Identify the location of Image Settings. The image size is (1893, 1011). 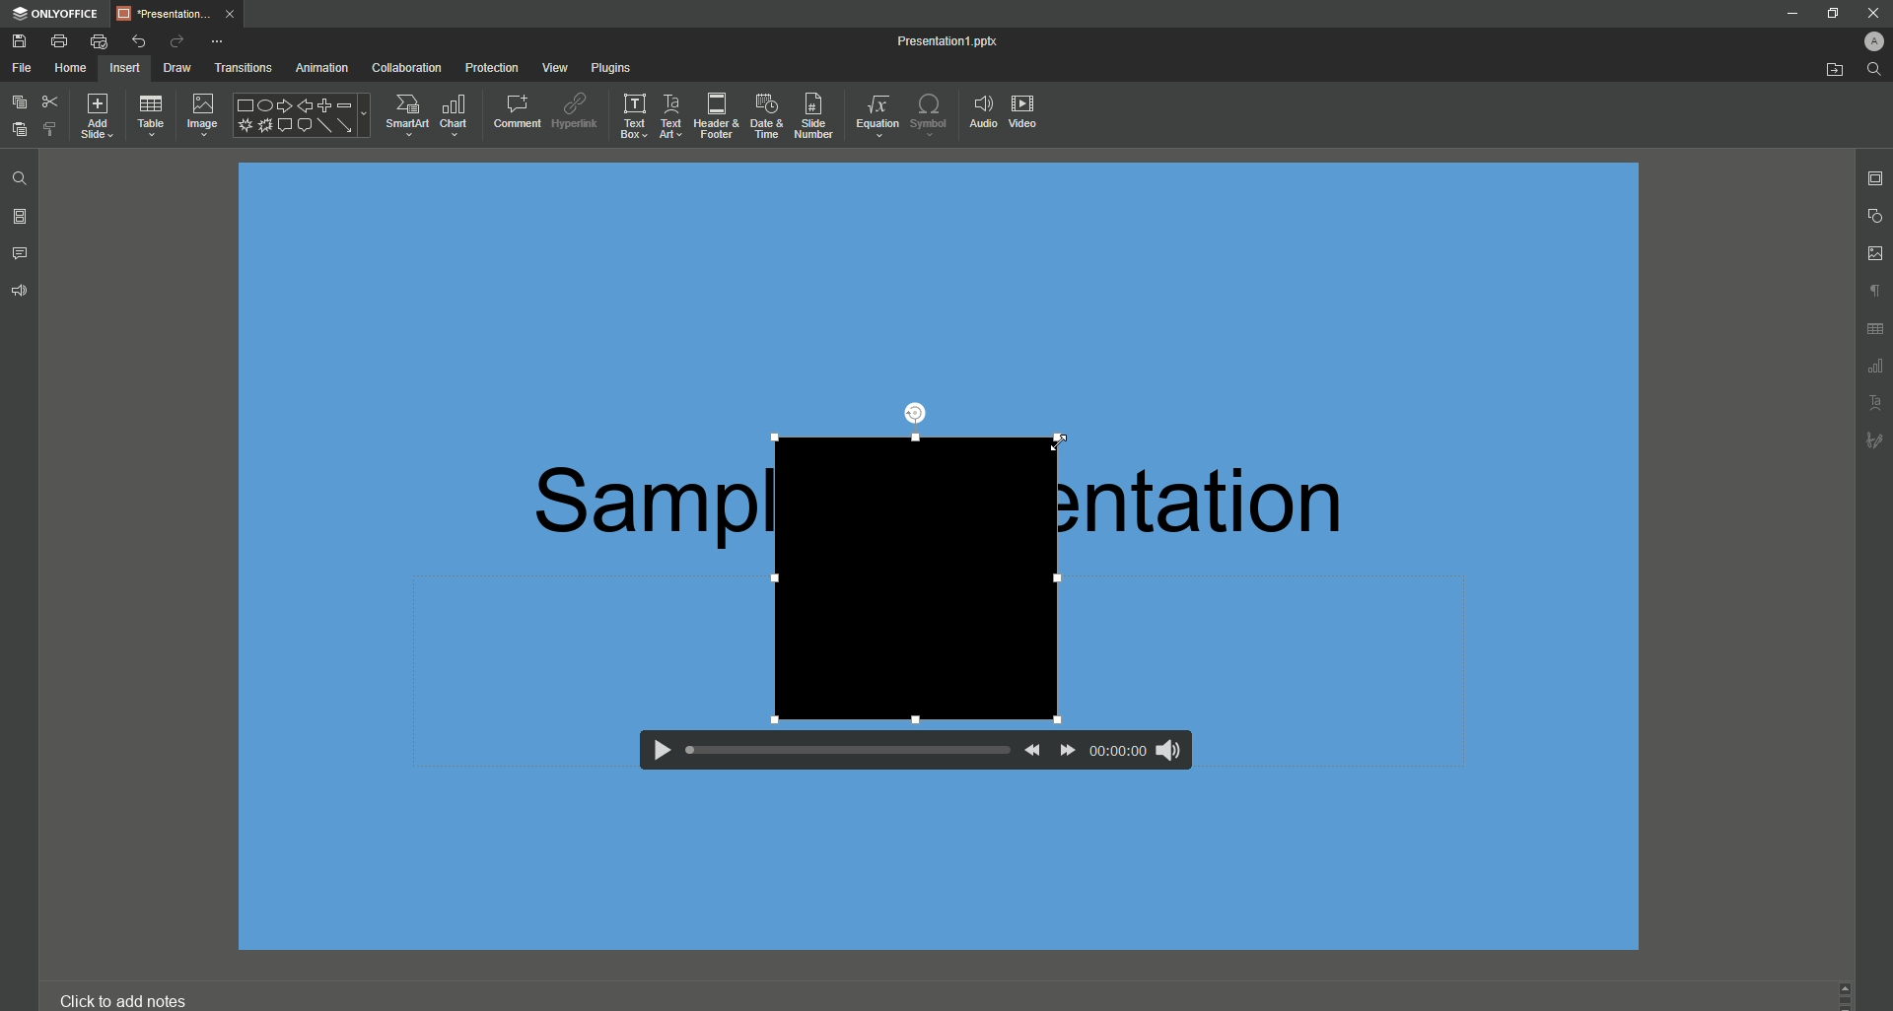
(1875, 254).